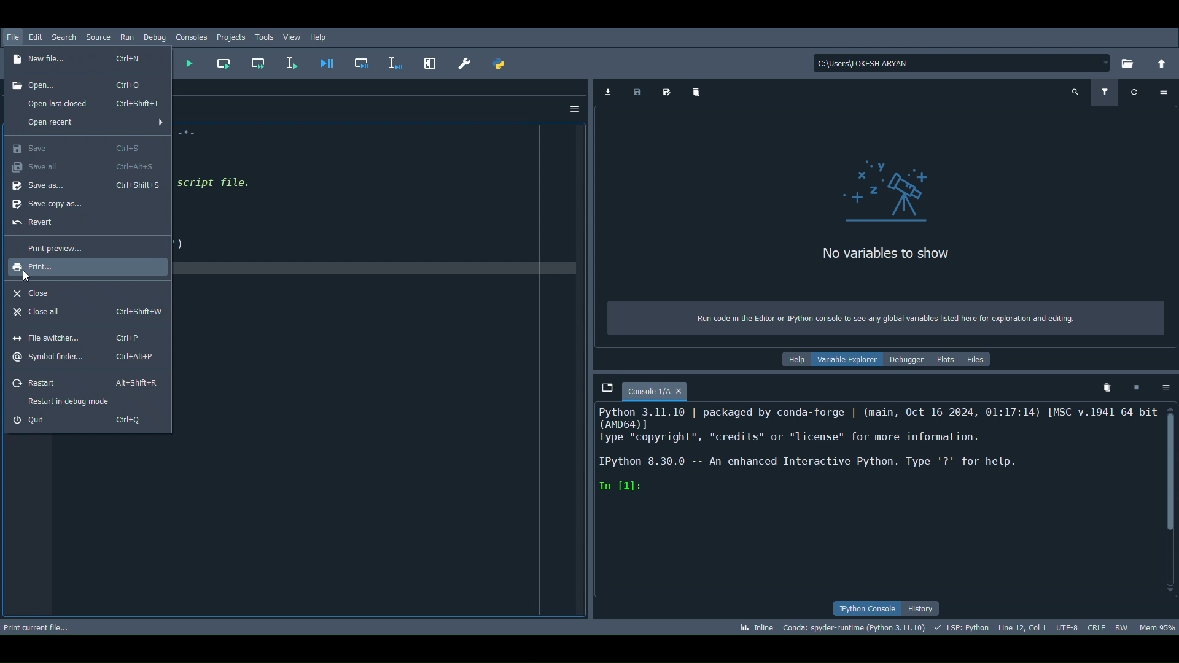 This screenshot has height=663, width=1179. What do you see at coordinates (847, 362) in the screenshot?
I see `Variable explorer` at bounding box center [847, 362].